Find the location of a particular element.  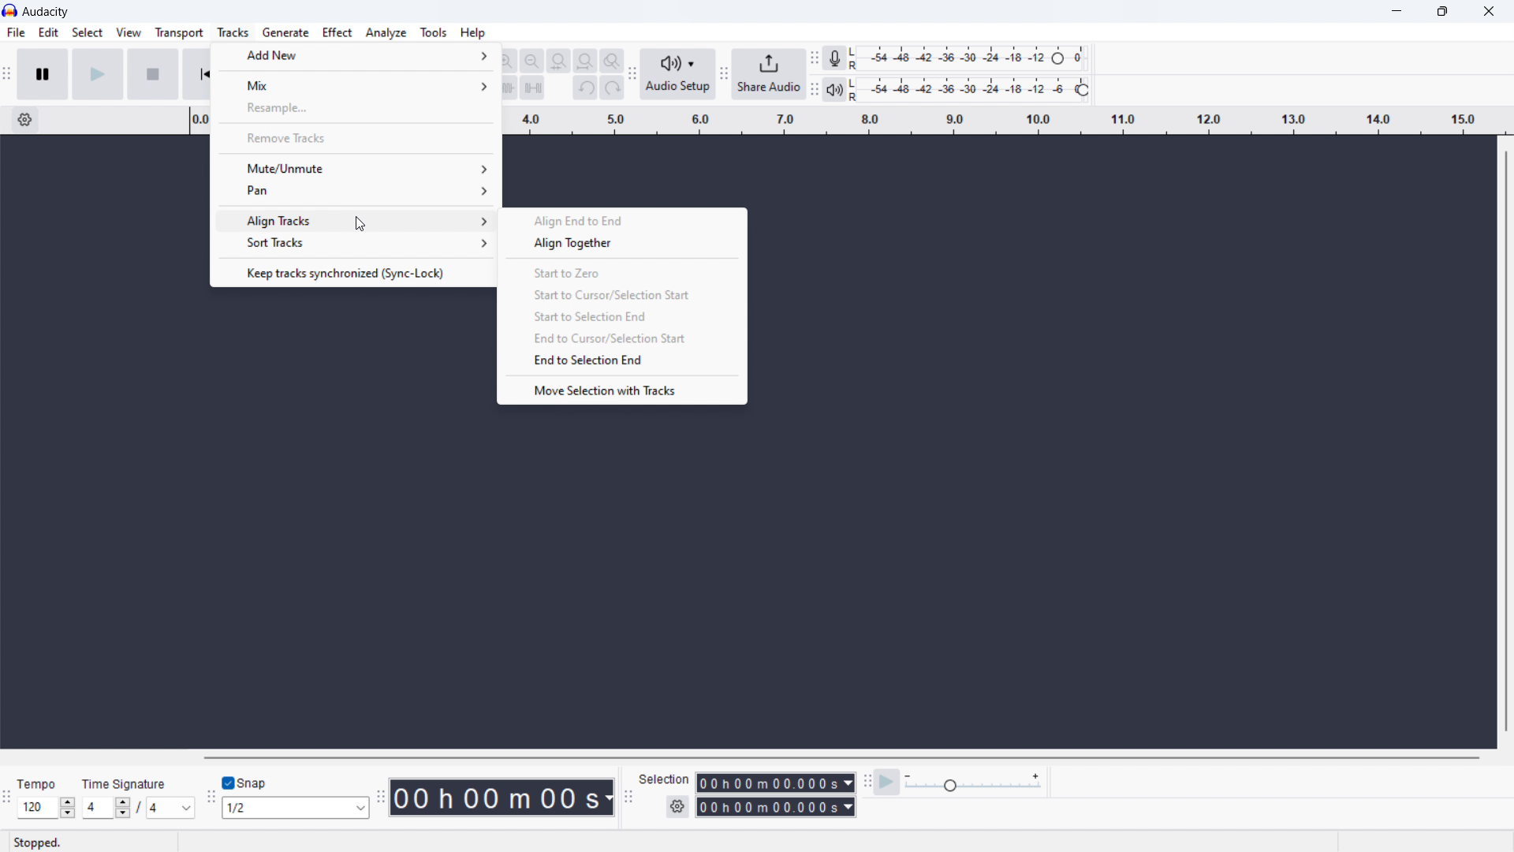

selection toolbar is located at coordinates (629, 798).